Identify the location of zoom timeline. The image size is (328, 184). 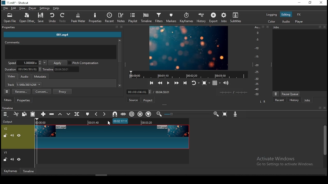
(217, 113).